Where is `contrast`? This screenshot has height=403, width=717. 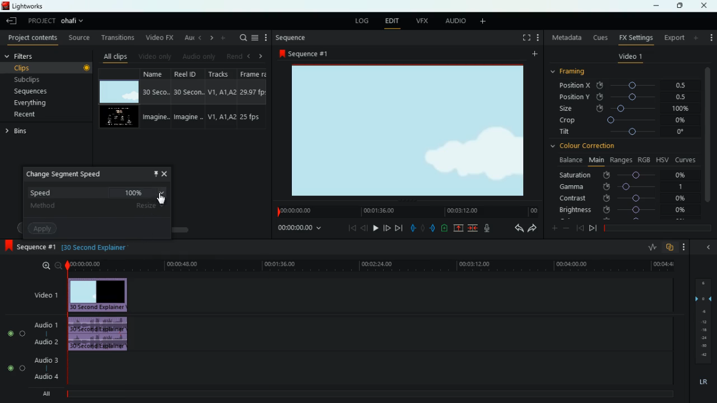 contrast is located at coordinates (622, 199).